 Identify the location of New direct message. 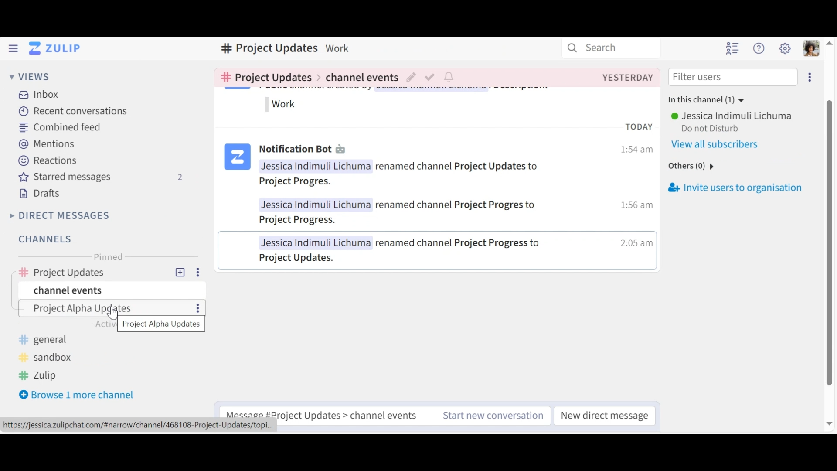
(606, 414).